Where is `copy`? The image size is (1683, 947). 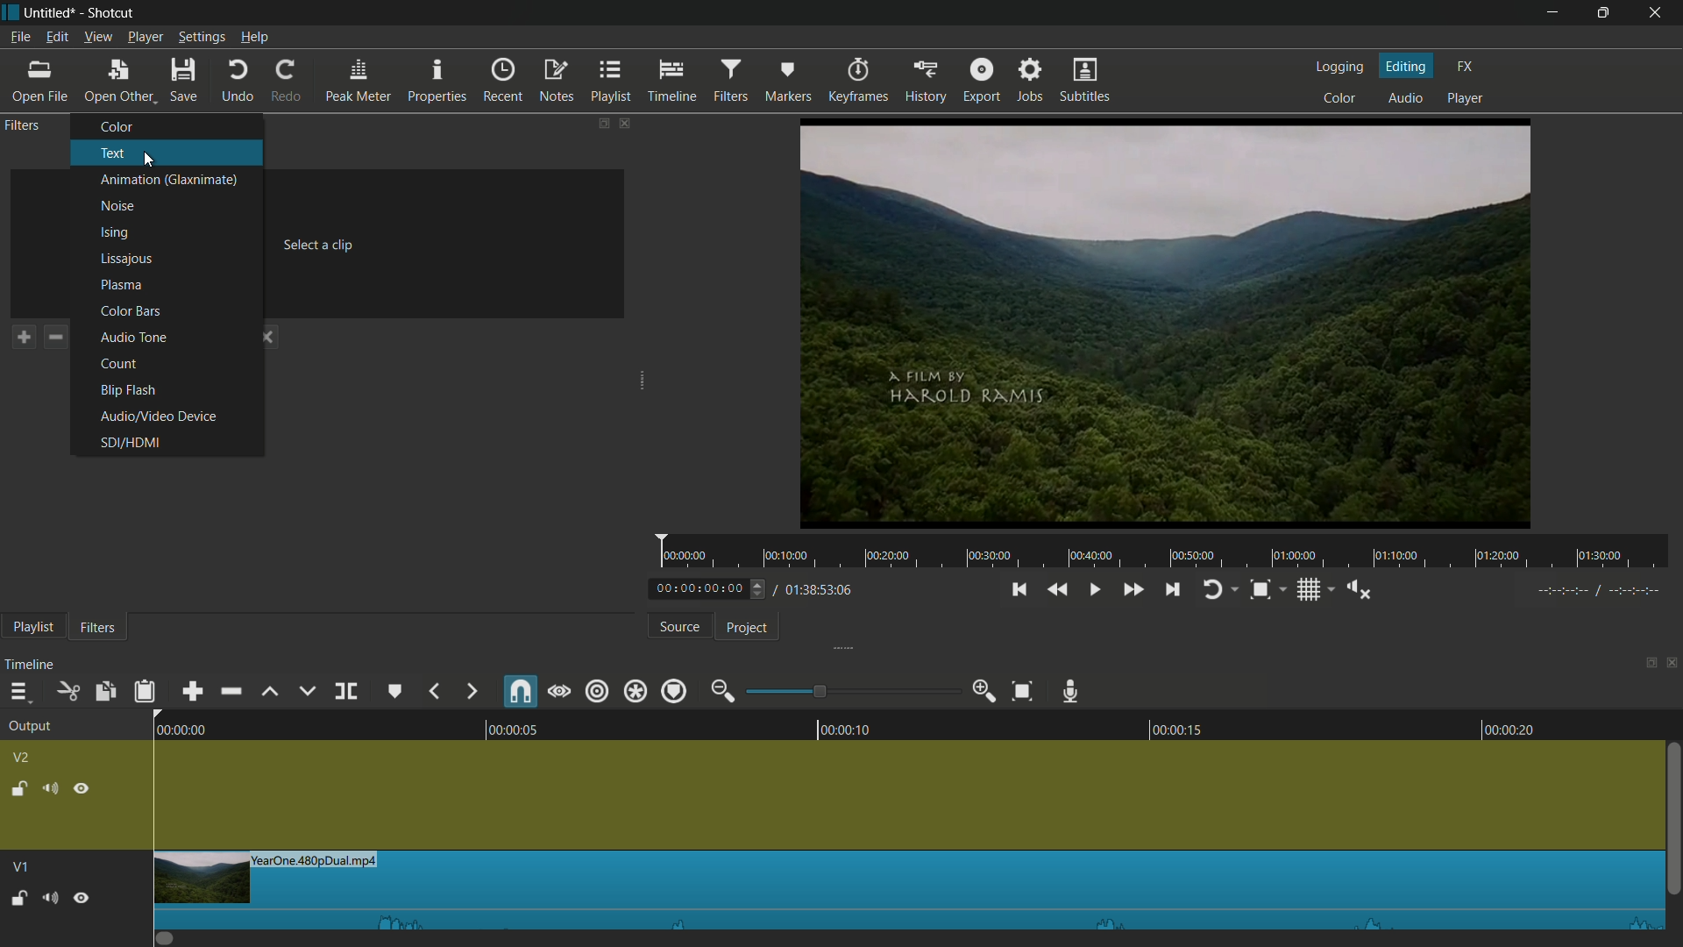
copy is located at coordinates (107, 692).